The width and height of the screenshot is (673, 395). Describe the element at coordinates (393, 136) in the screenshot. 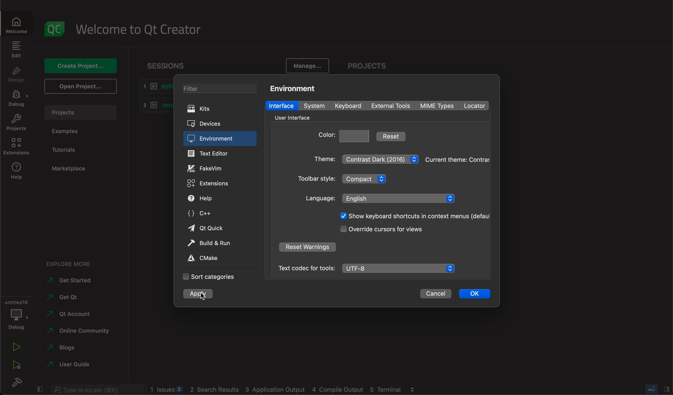

I see `reset` at that location.